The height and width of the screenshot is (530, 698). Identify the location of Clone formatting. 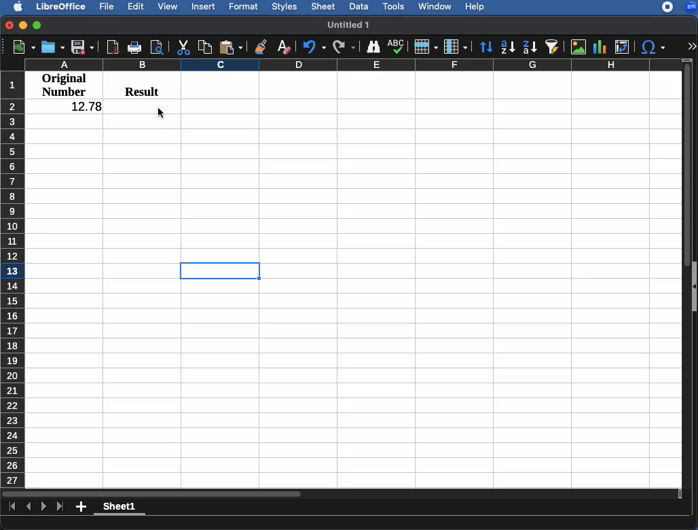
(259, 47).